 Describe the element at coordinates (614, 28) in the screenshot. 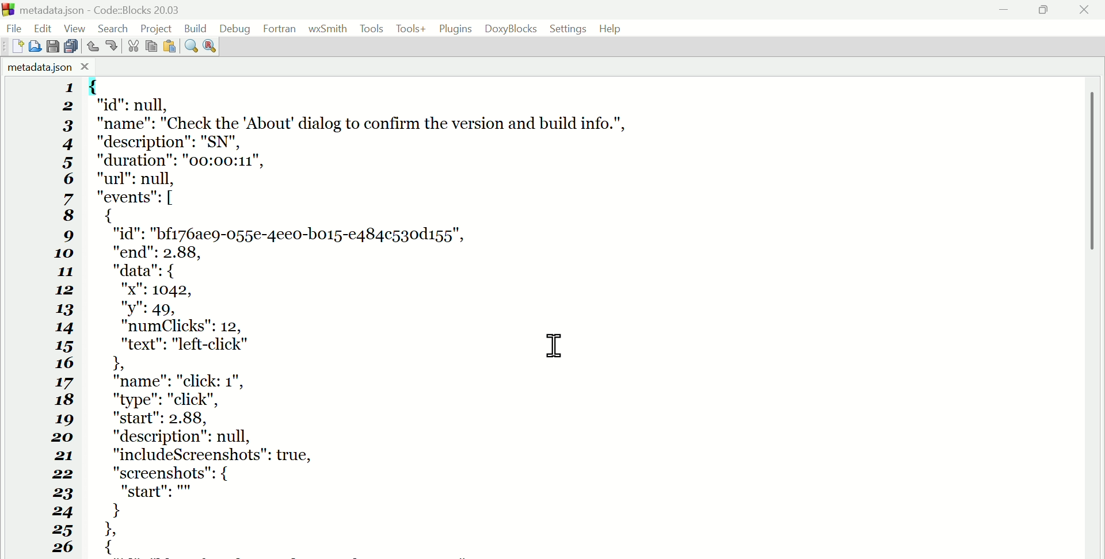

I see `Help` at that location.